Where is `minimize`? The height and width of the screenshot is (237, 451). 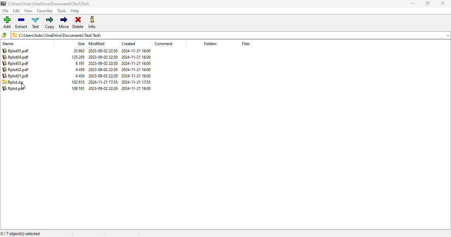 minimize is located at coordinates (412, 4).